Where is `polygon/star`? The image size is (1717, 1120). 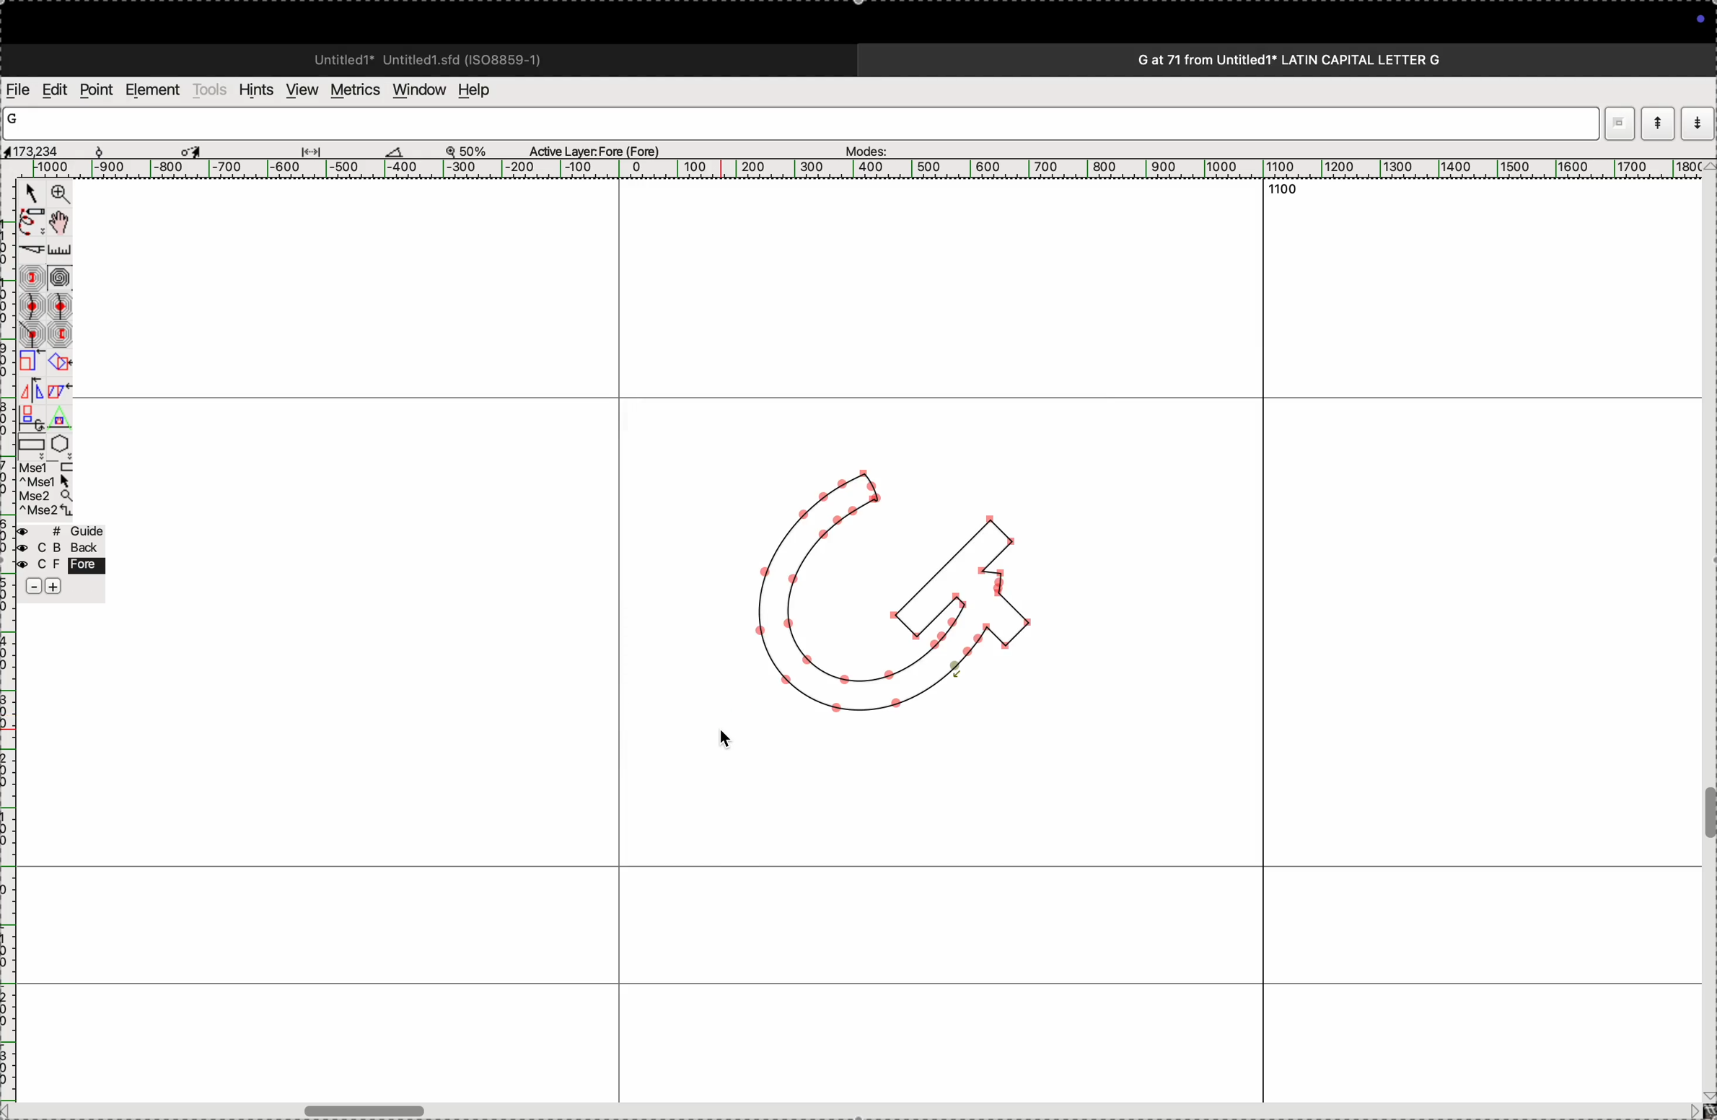 polygon/star is located at coordinates (61, 443).